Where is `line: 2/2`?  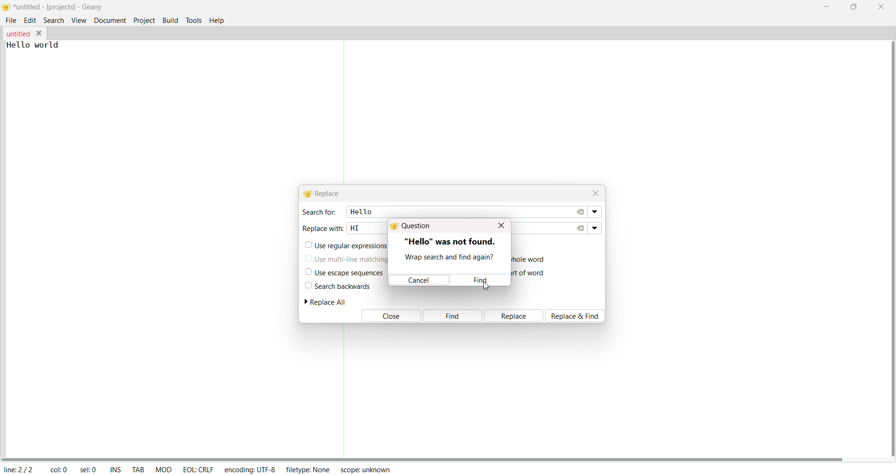 line: 2/2 is located at coordinates (18, 469).